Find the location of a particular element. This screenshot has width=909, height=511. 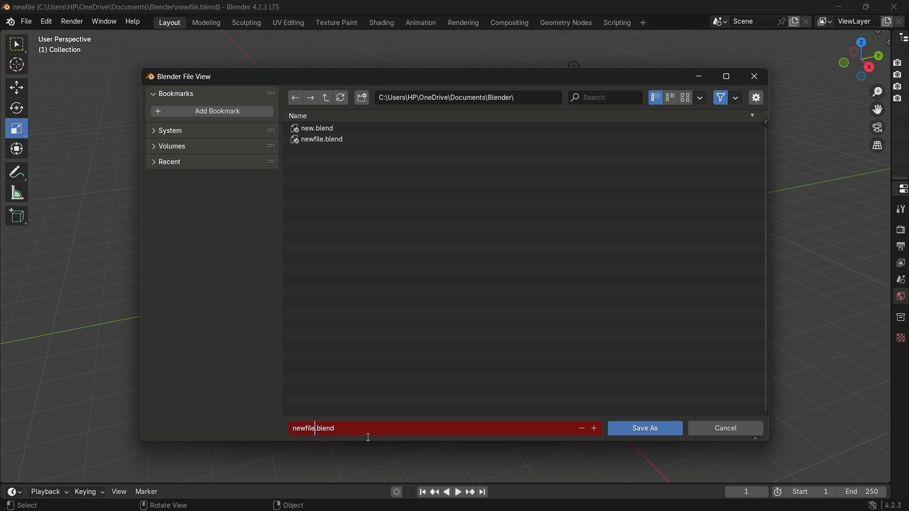

annotate is located at coordinates (16, 171).